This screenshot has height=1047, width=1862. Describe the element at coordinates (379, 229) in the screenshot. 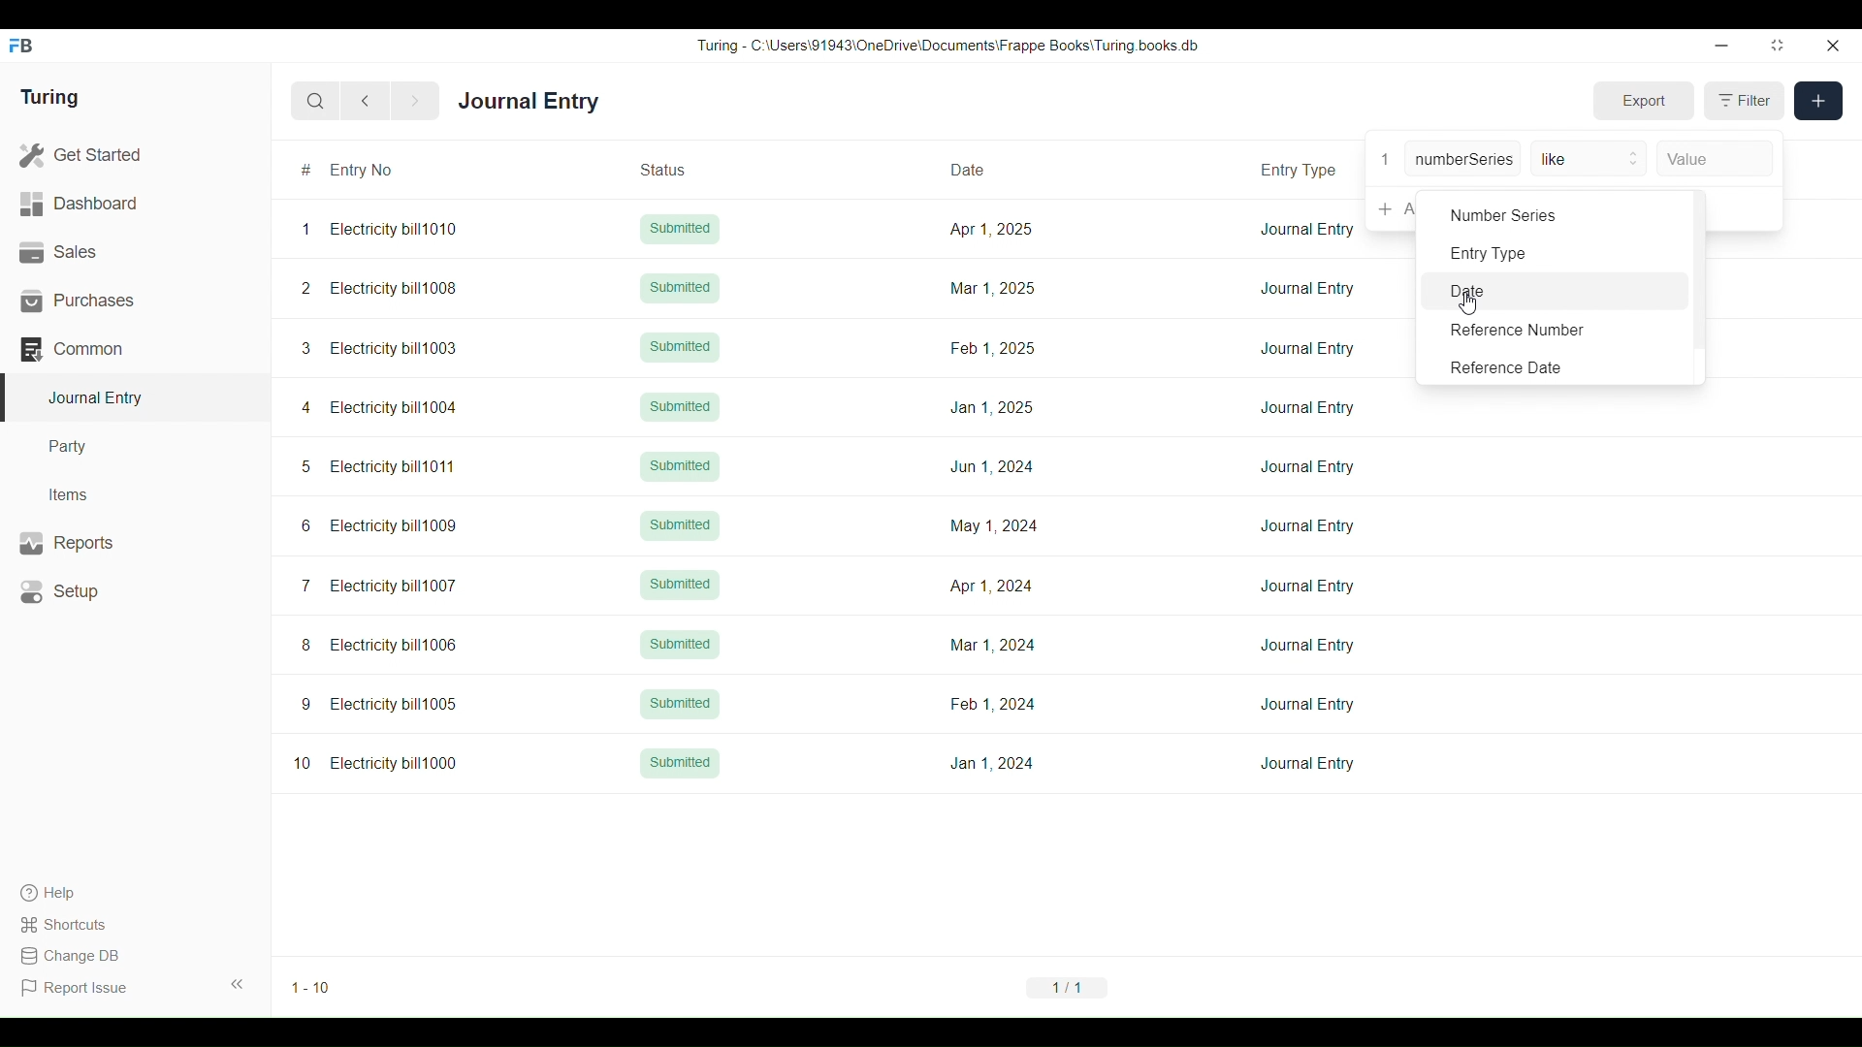

I see `1 Electricity bill1010` at that location.